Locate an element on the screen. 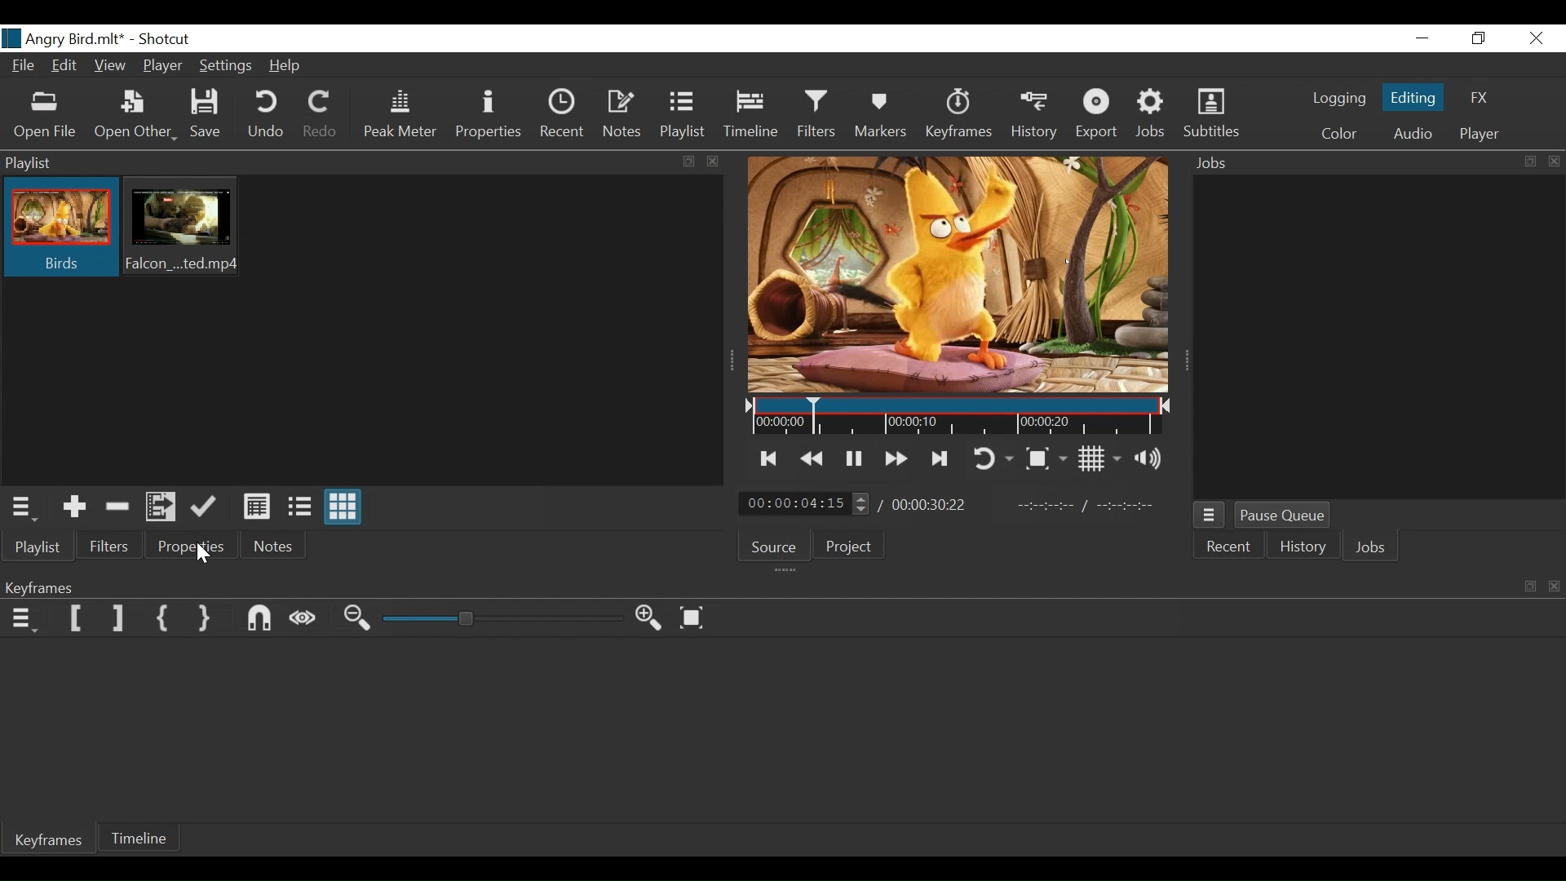  Player is located at coordinates (164, 65).